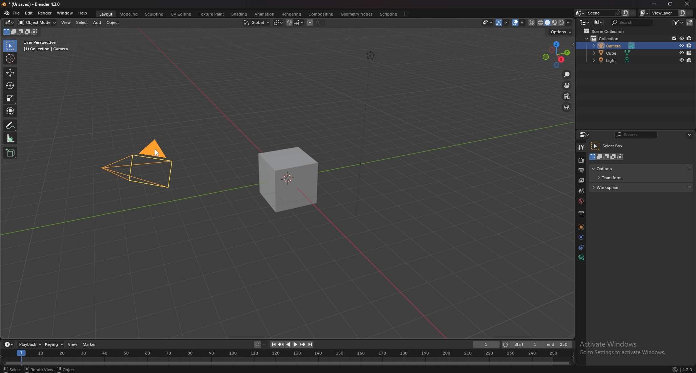  I want to click on layer, so click(581, 181).